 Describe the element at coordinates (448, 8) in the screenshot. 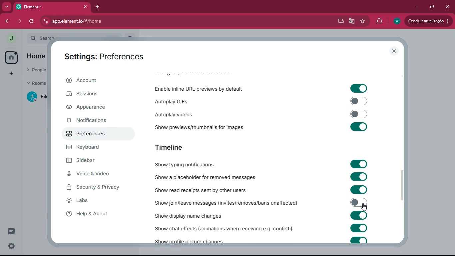

I see `close` at that location.